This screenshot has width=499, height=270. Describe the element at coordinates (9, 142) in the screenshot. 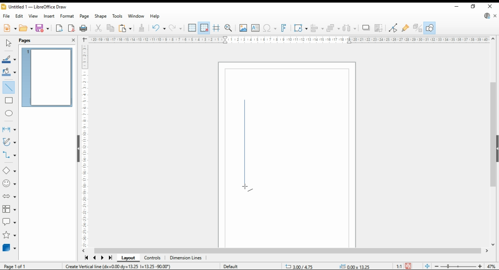

I see `curves and polygons` at that location.